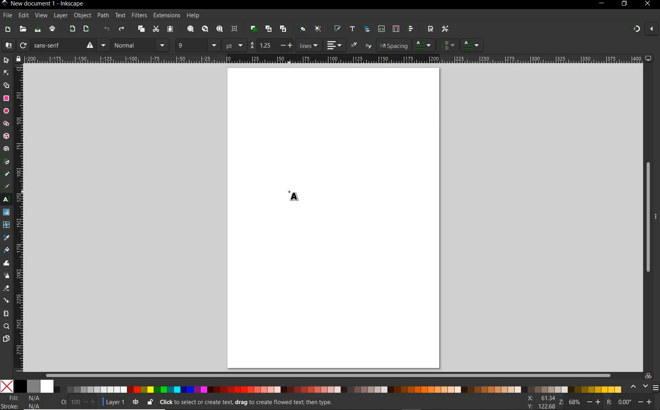 This screenshot has width=660, height=410. I want to click on menu, so click(655, 388).